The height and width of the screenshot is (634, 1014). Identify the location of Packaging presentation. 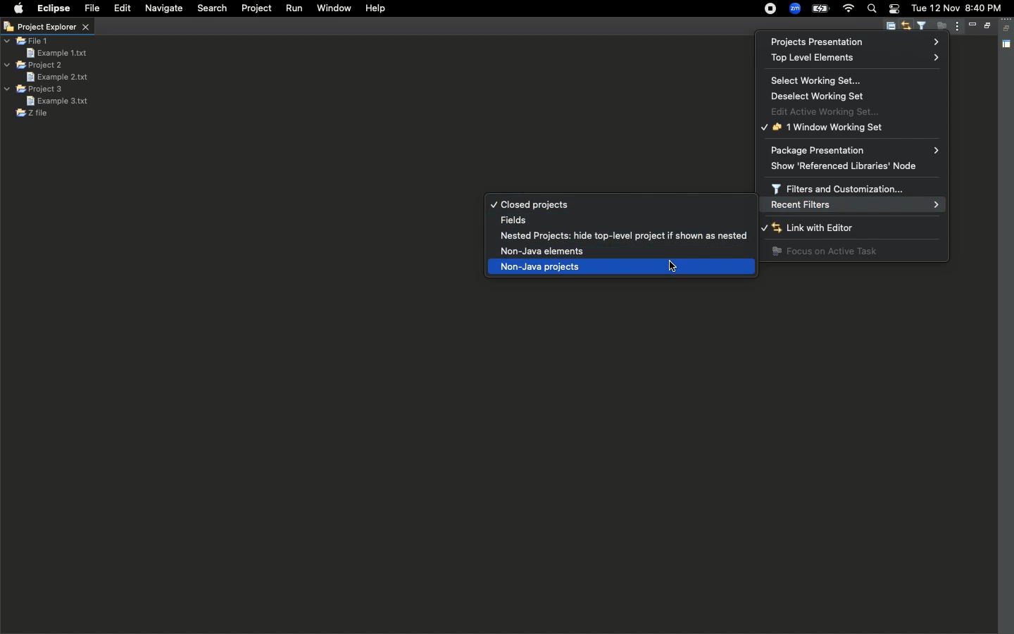
(855, 149).